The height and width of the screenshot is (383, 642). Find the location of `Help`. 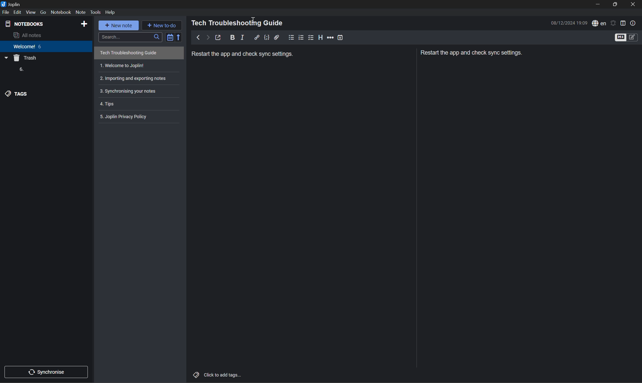

Help is located at coordinates (112, 12).